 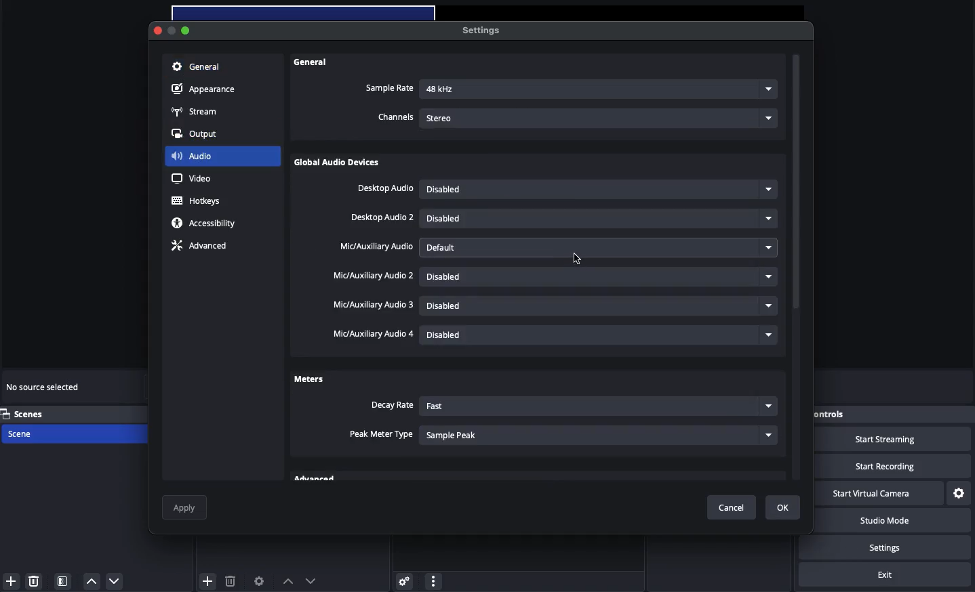 I want to click on No source selected, so click(x=44, y=389).